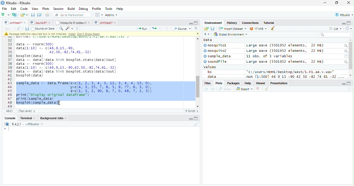 The height and width of the screenshot is (186, 354). Describe the element at coordinates (285, 62) in the screenshot. I see `Large wave (5501952 elements, 22 MB)` at that location.